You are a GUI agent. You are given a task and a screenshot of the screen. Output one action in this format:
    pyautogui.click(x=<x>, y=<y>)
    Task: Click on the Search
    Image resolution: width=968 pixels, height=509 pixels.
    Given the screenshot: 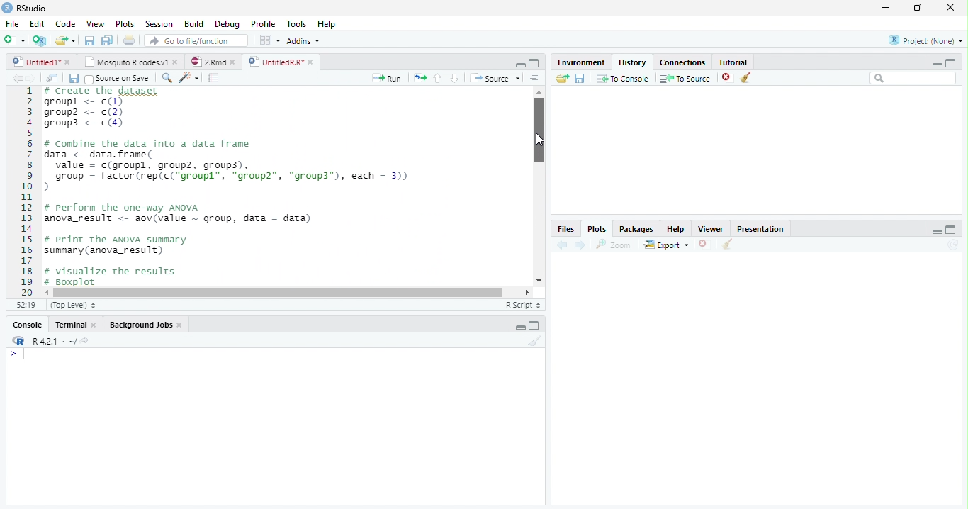 What is the action you would take?
    pyautogui.click(x=913, y=79)
    